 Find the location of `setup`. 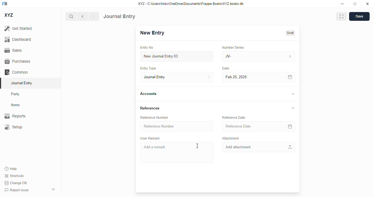

setup is located at coordinates (13, 127).